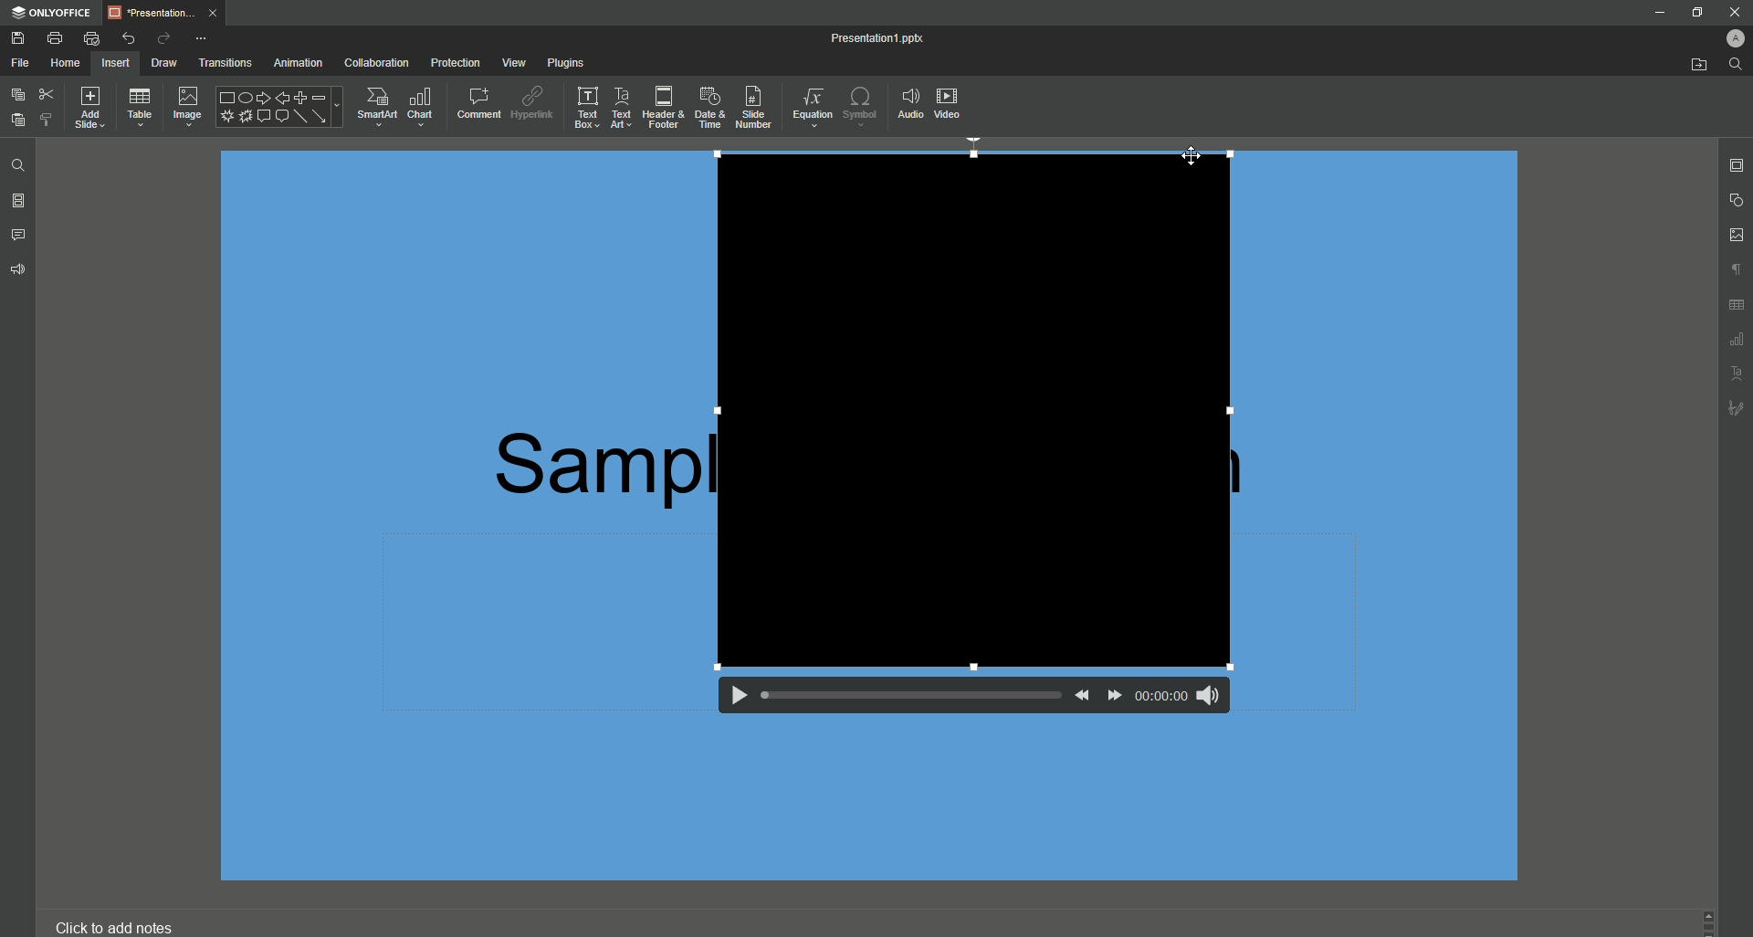  I want to click on Image, so click(185, 108).